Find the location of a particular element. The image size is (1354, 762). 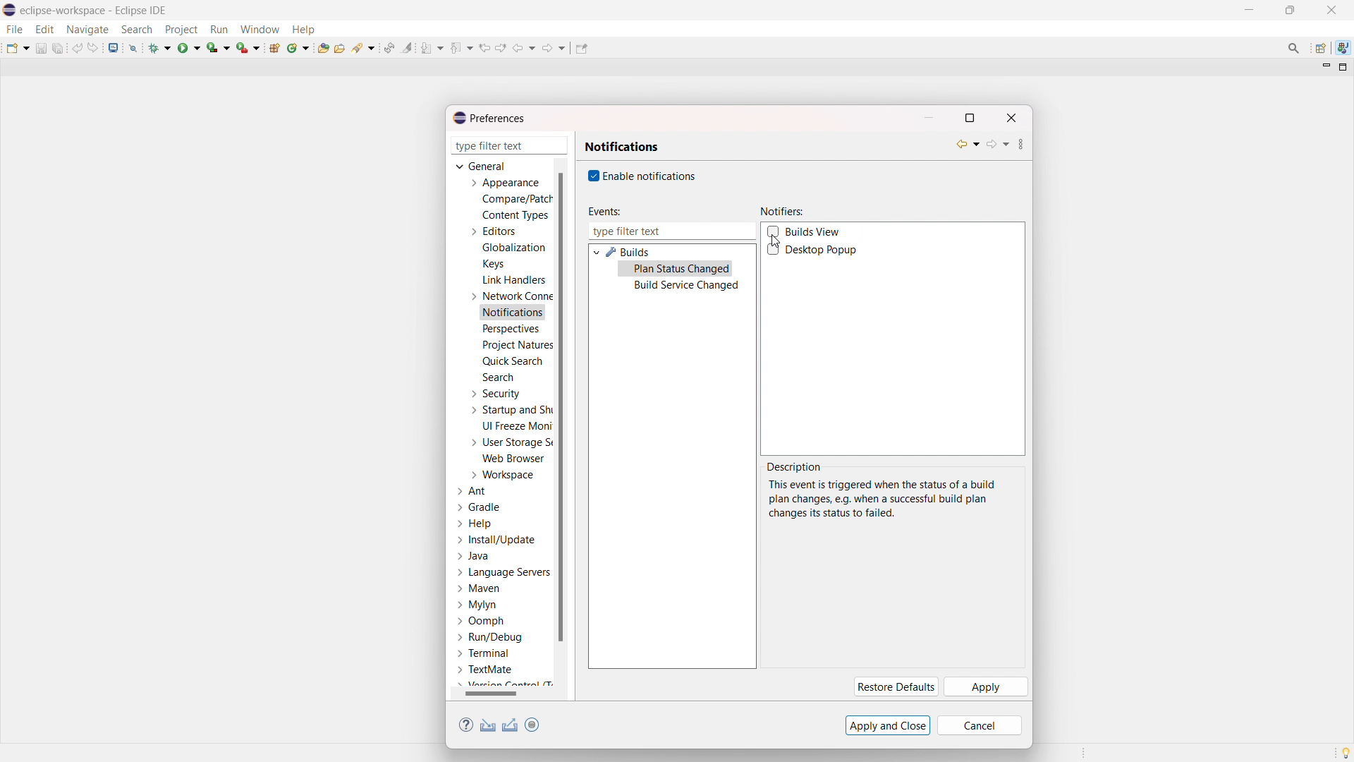

builds is located at coordinates (629, 252).